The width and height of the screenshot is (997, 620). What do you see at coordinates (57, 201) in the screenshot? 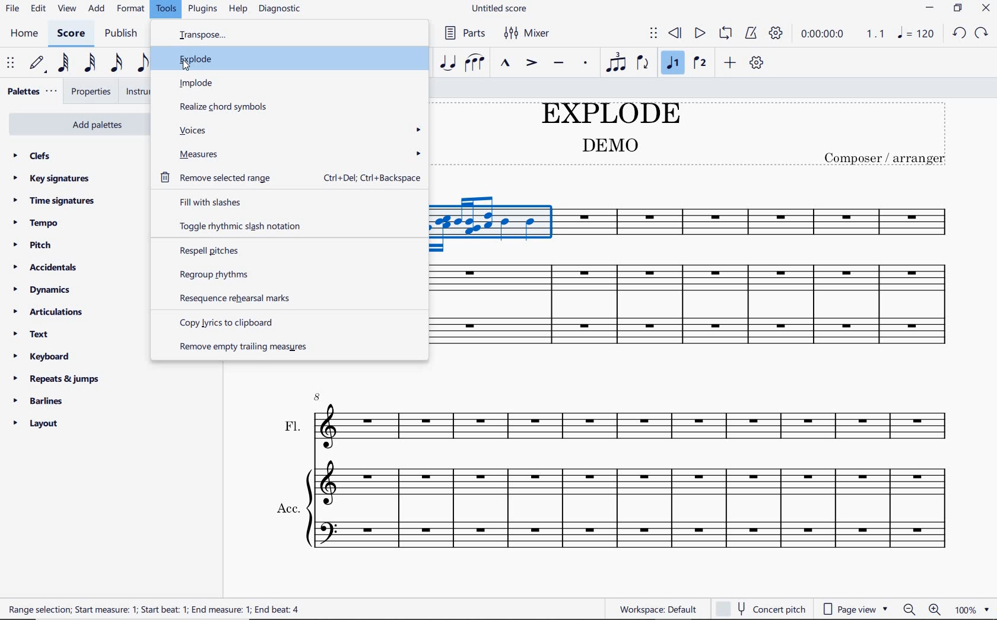
I see `time signatures` at bounding box center [57, 201].